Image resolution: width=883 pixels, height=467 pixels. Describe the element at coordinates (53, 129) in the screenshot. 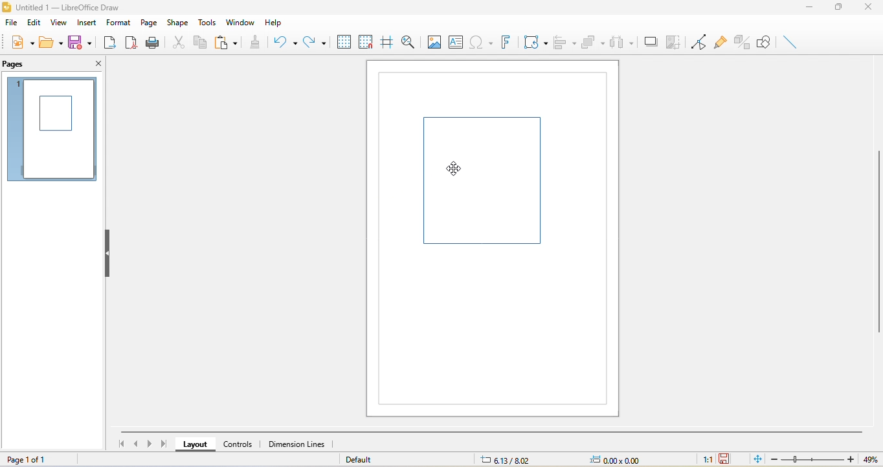

I see `page 1` at that location.